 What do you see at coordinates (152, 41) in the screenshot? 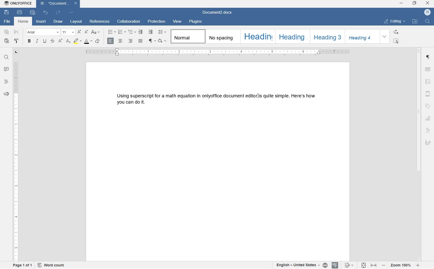
I see `non printing characters` at bounding box center [152, 41].